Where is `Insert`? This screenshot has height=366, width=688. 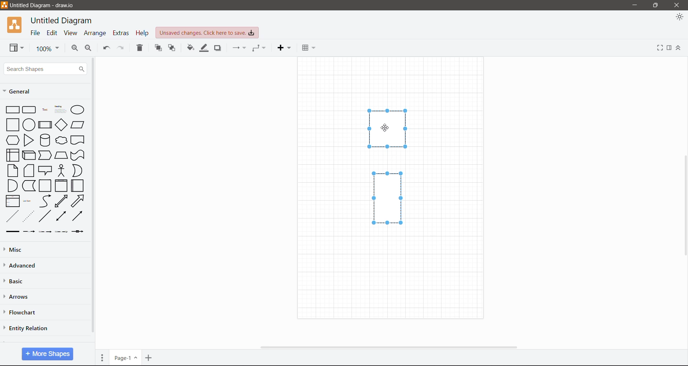
Insert is located at coordinates (284, 48).